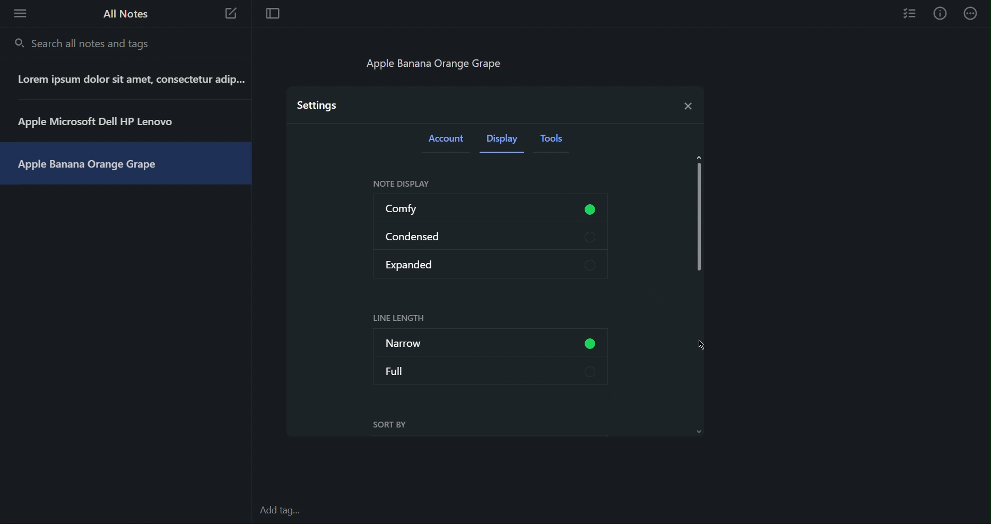  I want to click on More, so click(972, 13).